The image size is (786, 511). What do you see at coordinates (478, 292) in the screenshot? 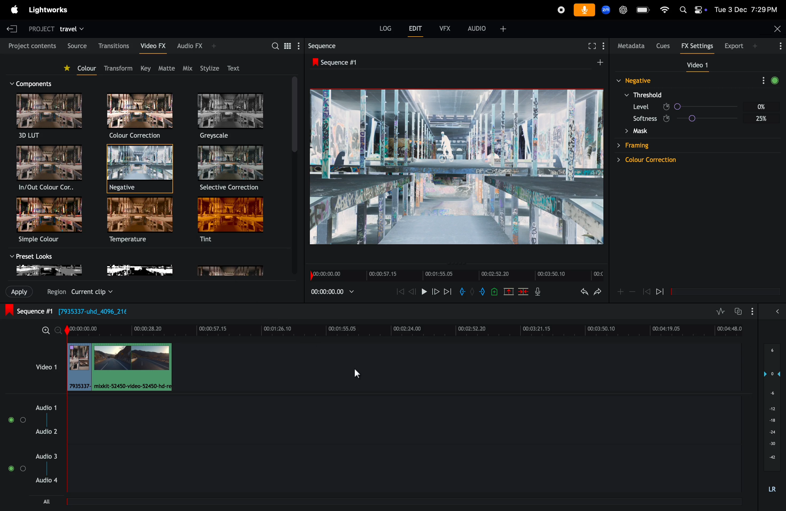
I see `add out` at bounding box center [478, 292].